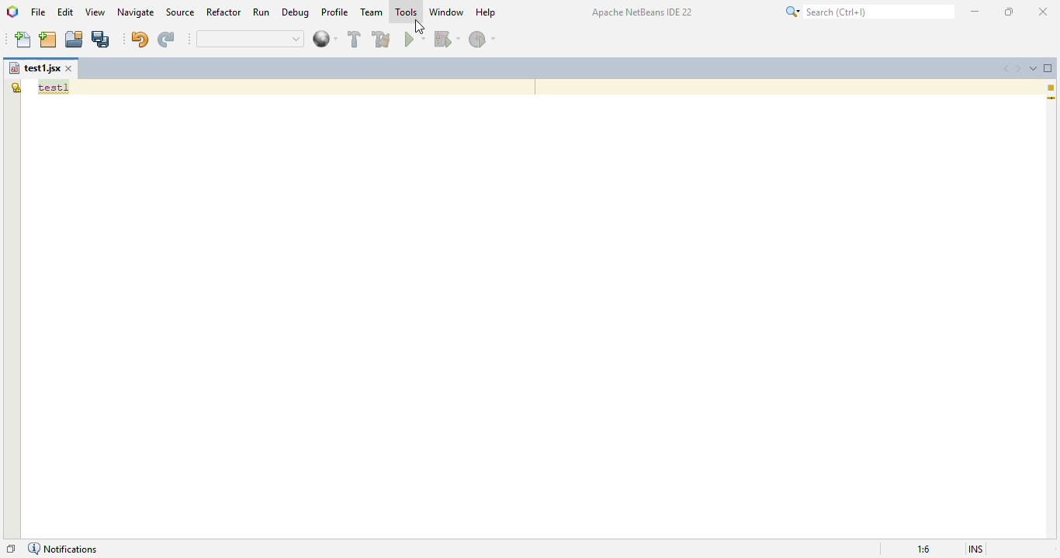 The height and width of the screenshot is (558, 1060). Describe the element at coordinates (1034, 68) in the screenshot. I see `show opened documents list` at that location.